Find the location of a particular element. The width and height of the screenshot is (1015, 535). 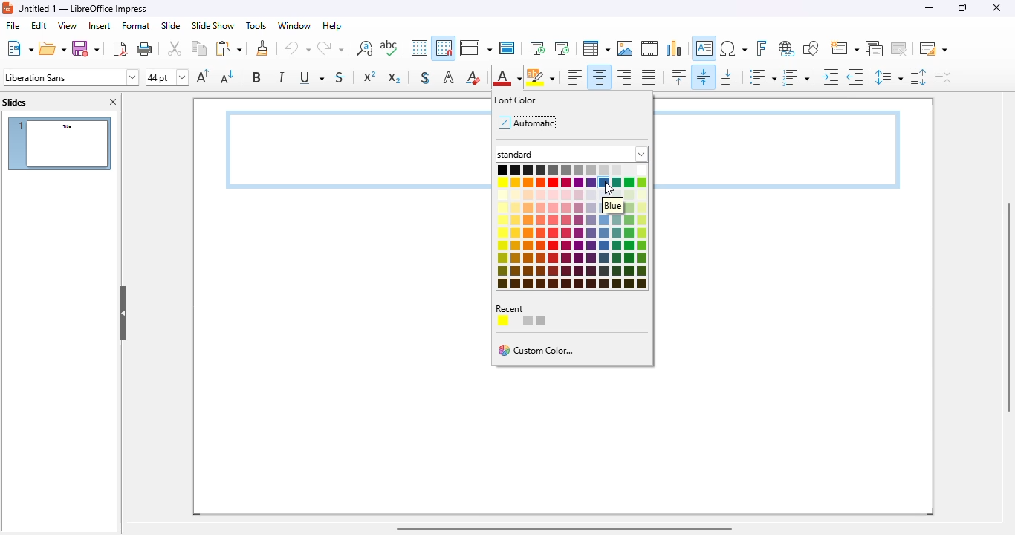

duplicate slide is located at coordinates (875, 48).